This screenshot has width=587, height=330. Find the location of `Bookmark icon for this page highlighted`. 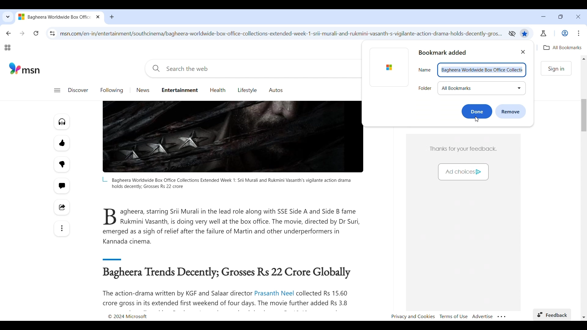

Bookmark icon for this page highlighted is located at coordinates (525, 34).